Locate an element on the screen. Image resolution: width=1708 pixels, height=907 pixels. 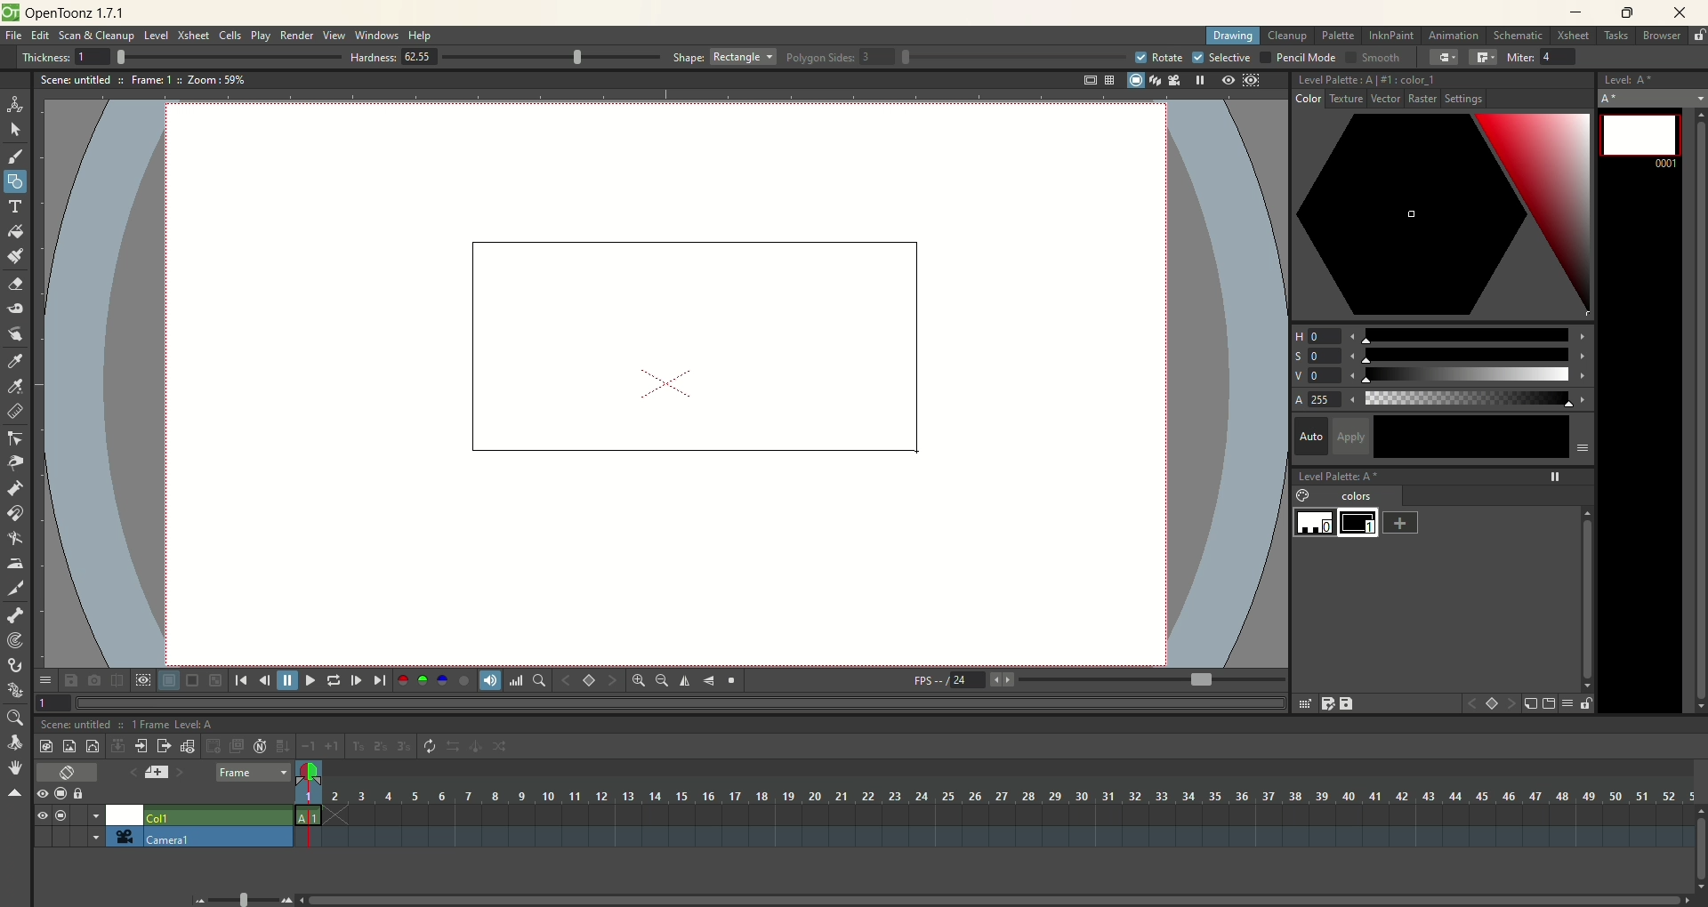
previous key is located at coordinates (1471, 706).